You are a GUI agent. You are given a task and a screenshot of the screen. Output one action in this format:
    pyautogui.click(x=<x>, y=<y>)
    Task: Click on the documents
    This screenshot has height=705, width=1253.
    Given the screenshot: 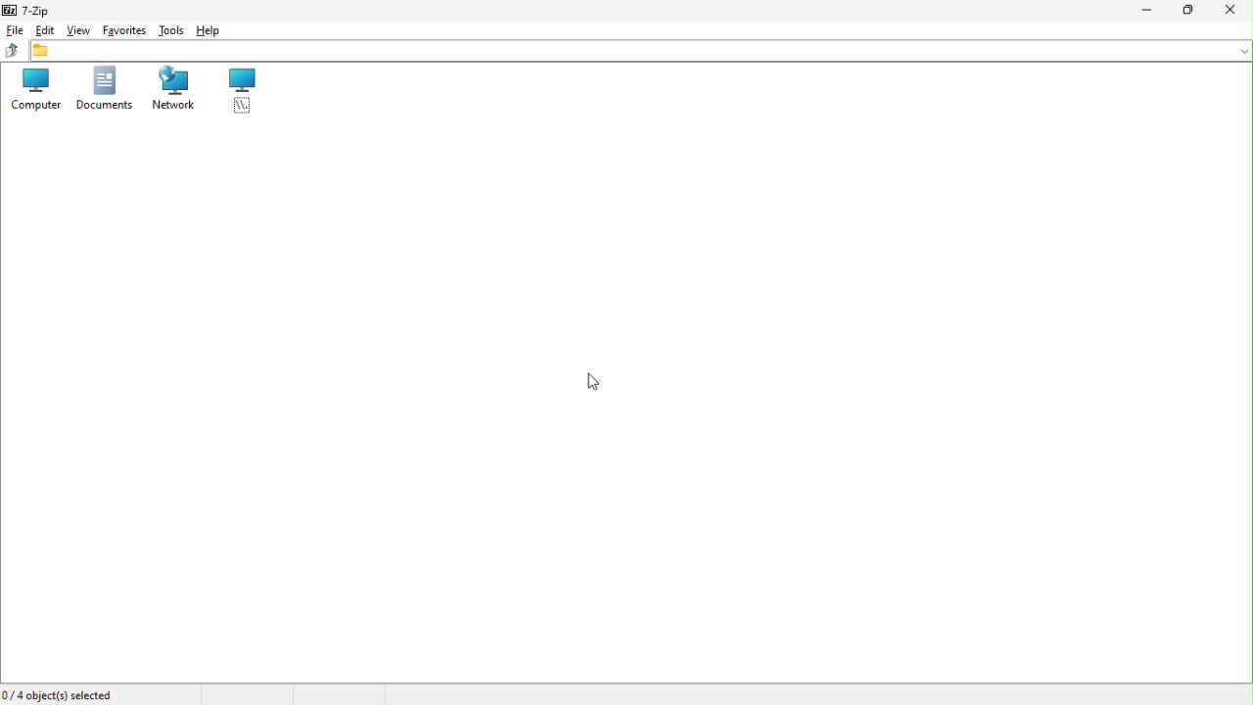 What is the action you would take?
    pyautogui.click(x=100, y=94)
    